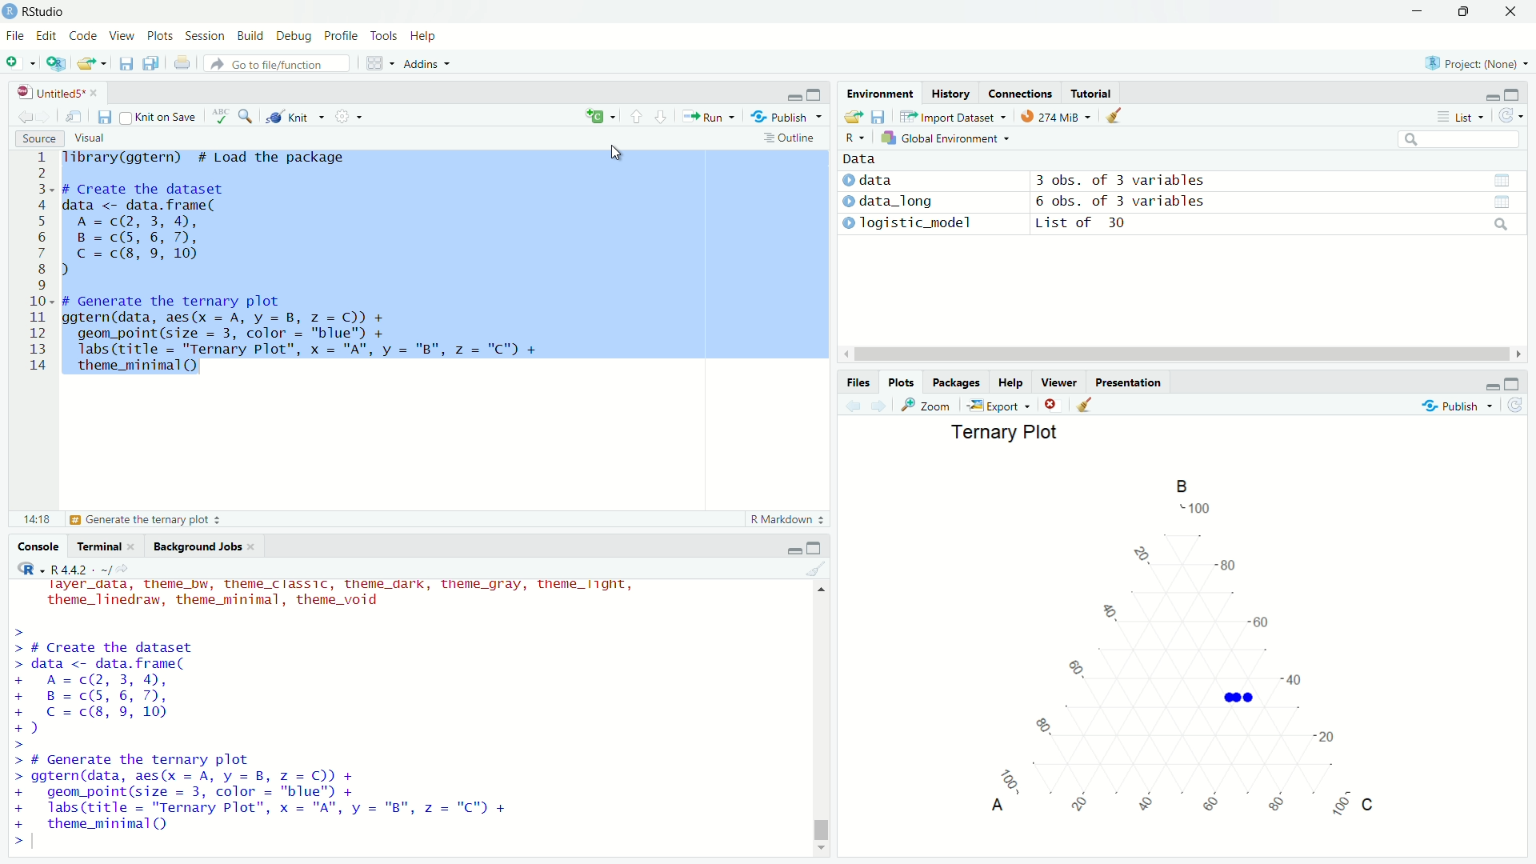  Describe the element at coordinates (818, 93) in the screenshot. I see `maximise` at that location.